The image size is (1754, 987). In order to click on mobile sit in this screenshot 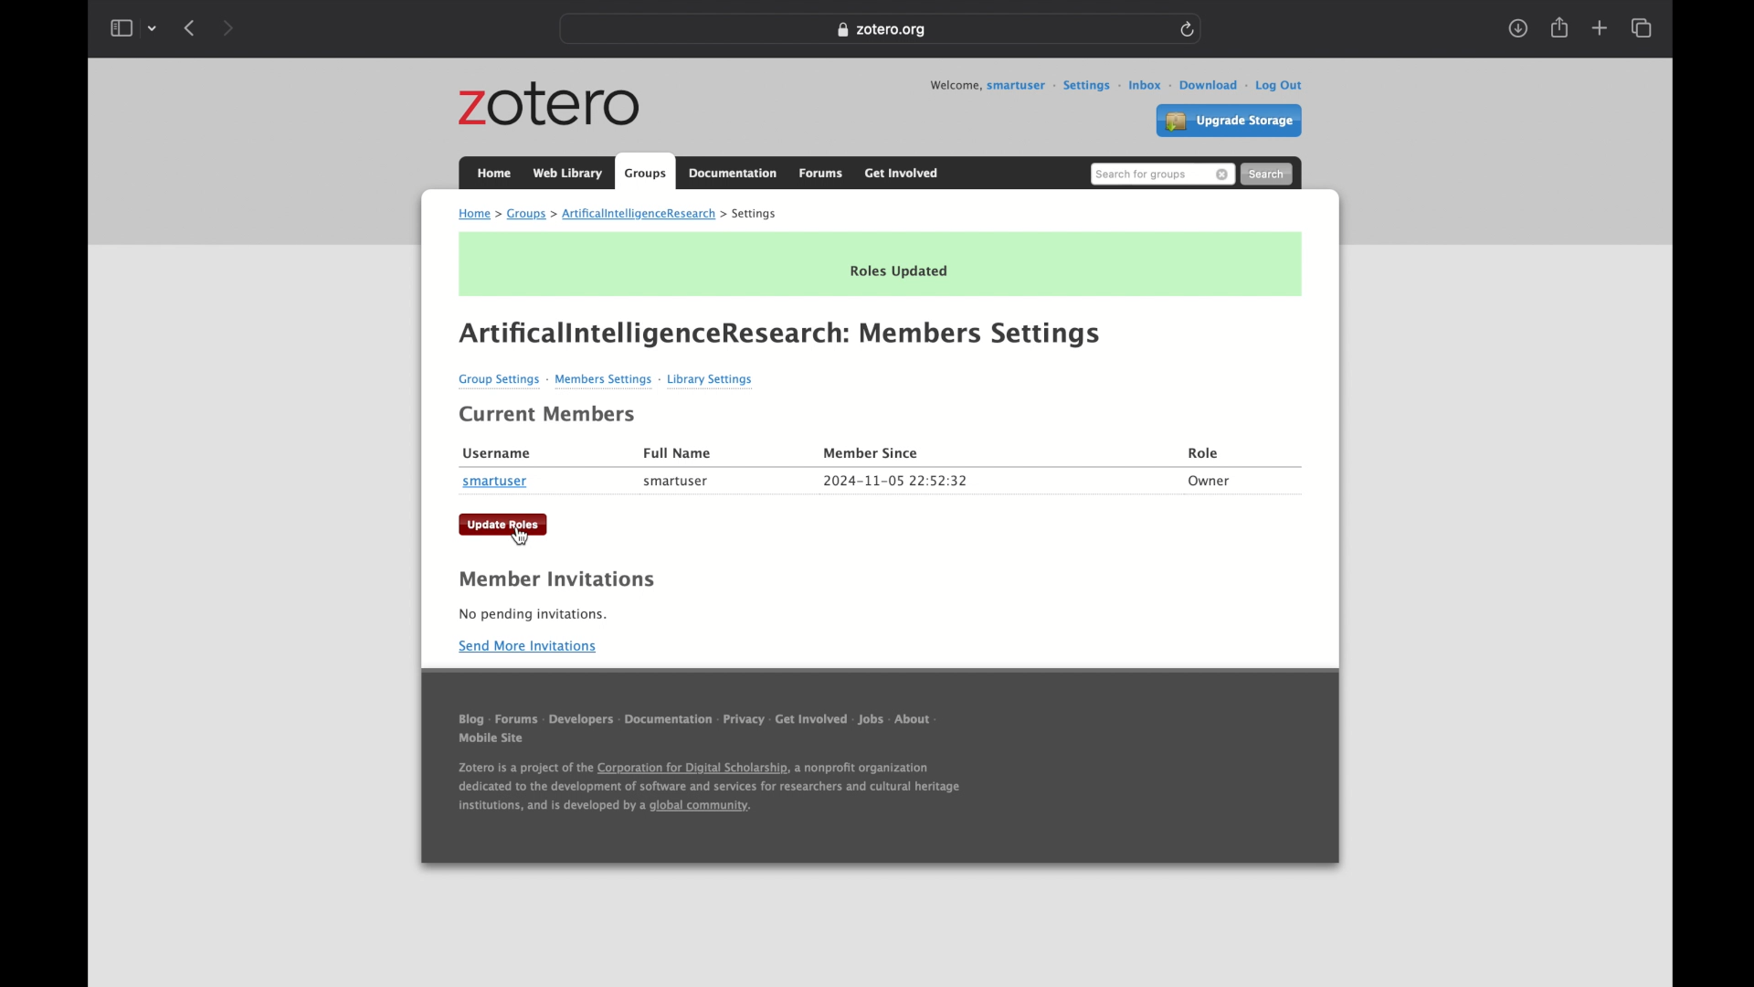, I will do `click(492, 743)`.